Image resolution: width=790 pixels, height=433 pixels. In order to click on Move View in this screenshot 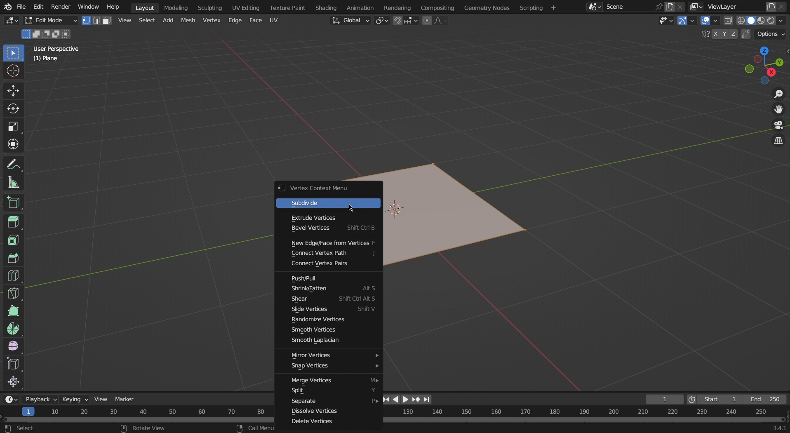, I will do `click(779, 112)`.